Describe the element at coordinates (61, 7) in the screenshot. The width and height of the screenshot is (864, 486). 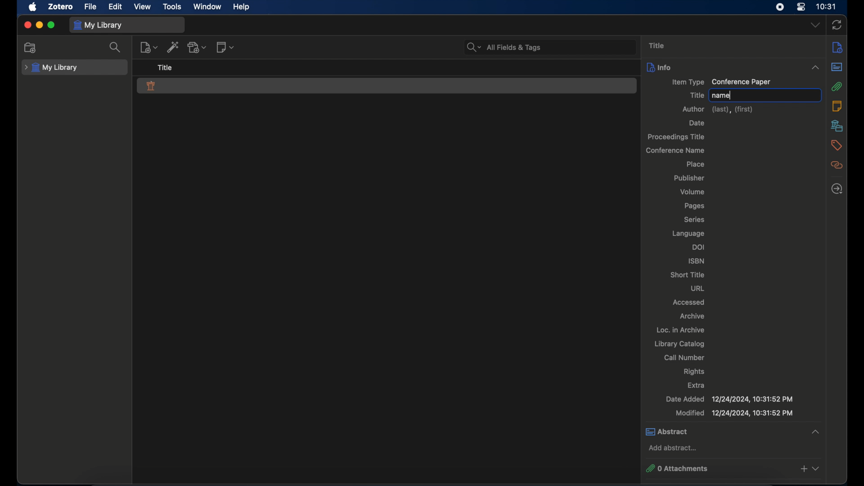
I see `zotero` at that location.